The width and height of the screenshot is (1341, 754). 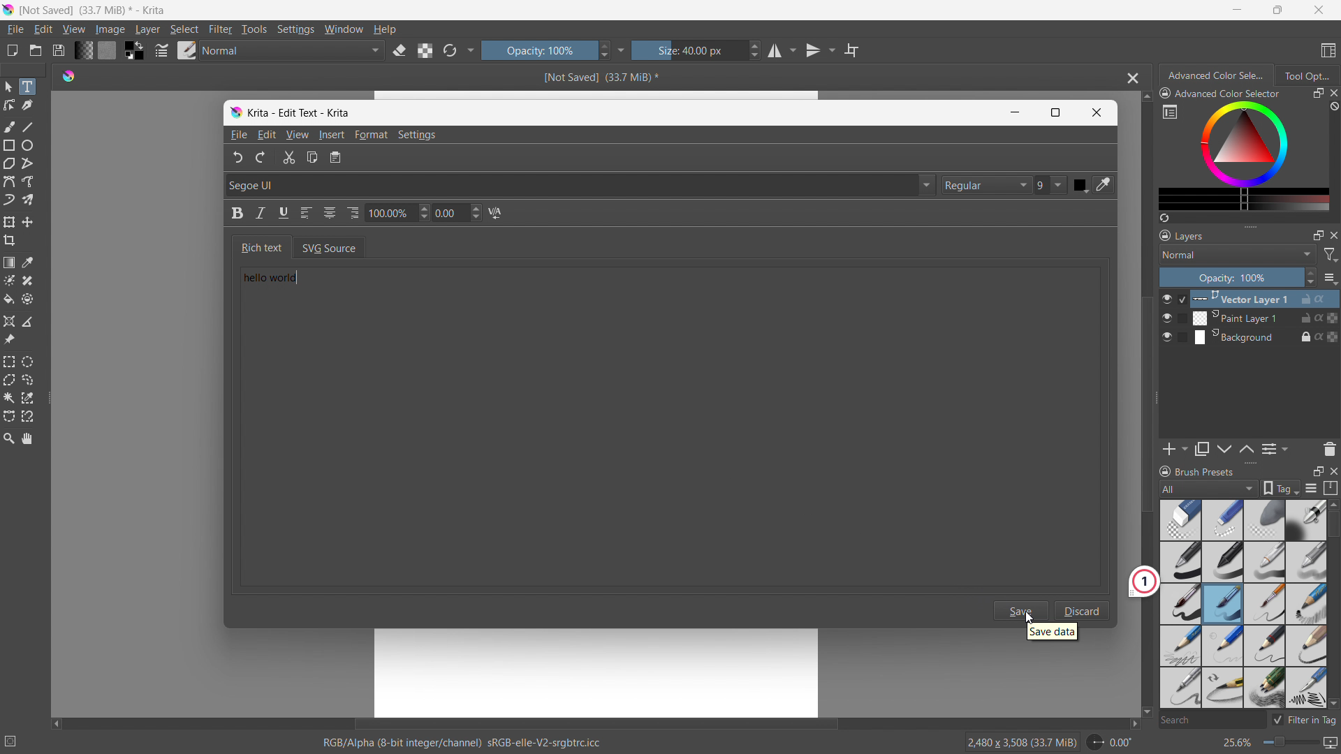 I want to click on assistant tool, so click(x=9, y=321).